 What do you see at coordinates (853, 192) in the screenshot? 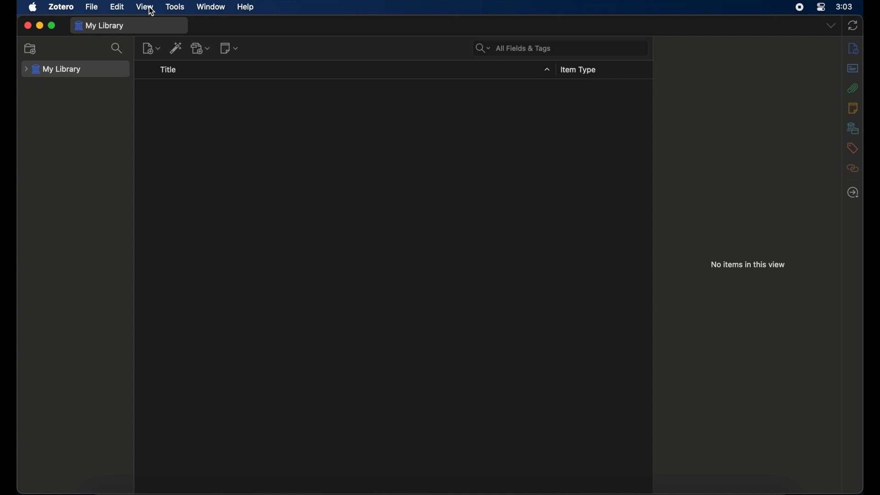
I see `locate` at bounding box center [853, 192].